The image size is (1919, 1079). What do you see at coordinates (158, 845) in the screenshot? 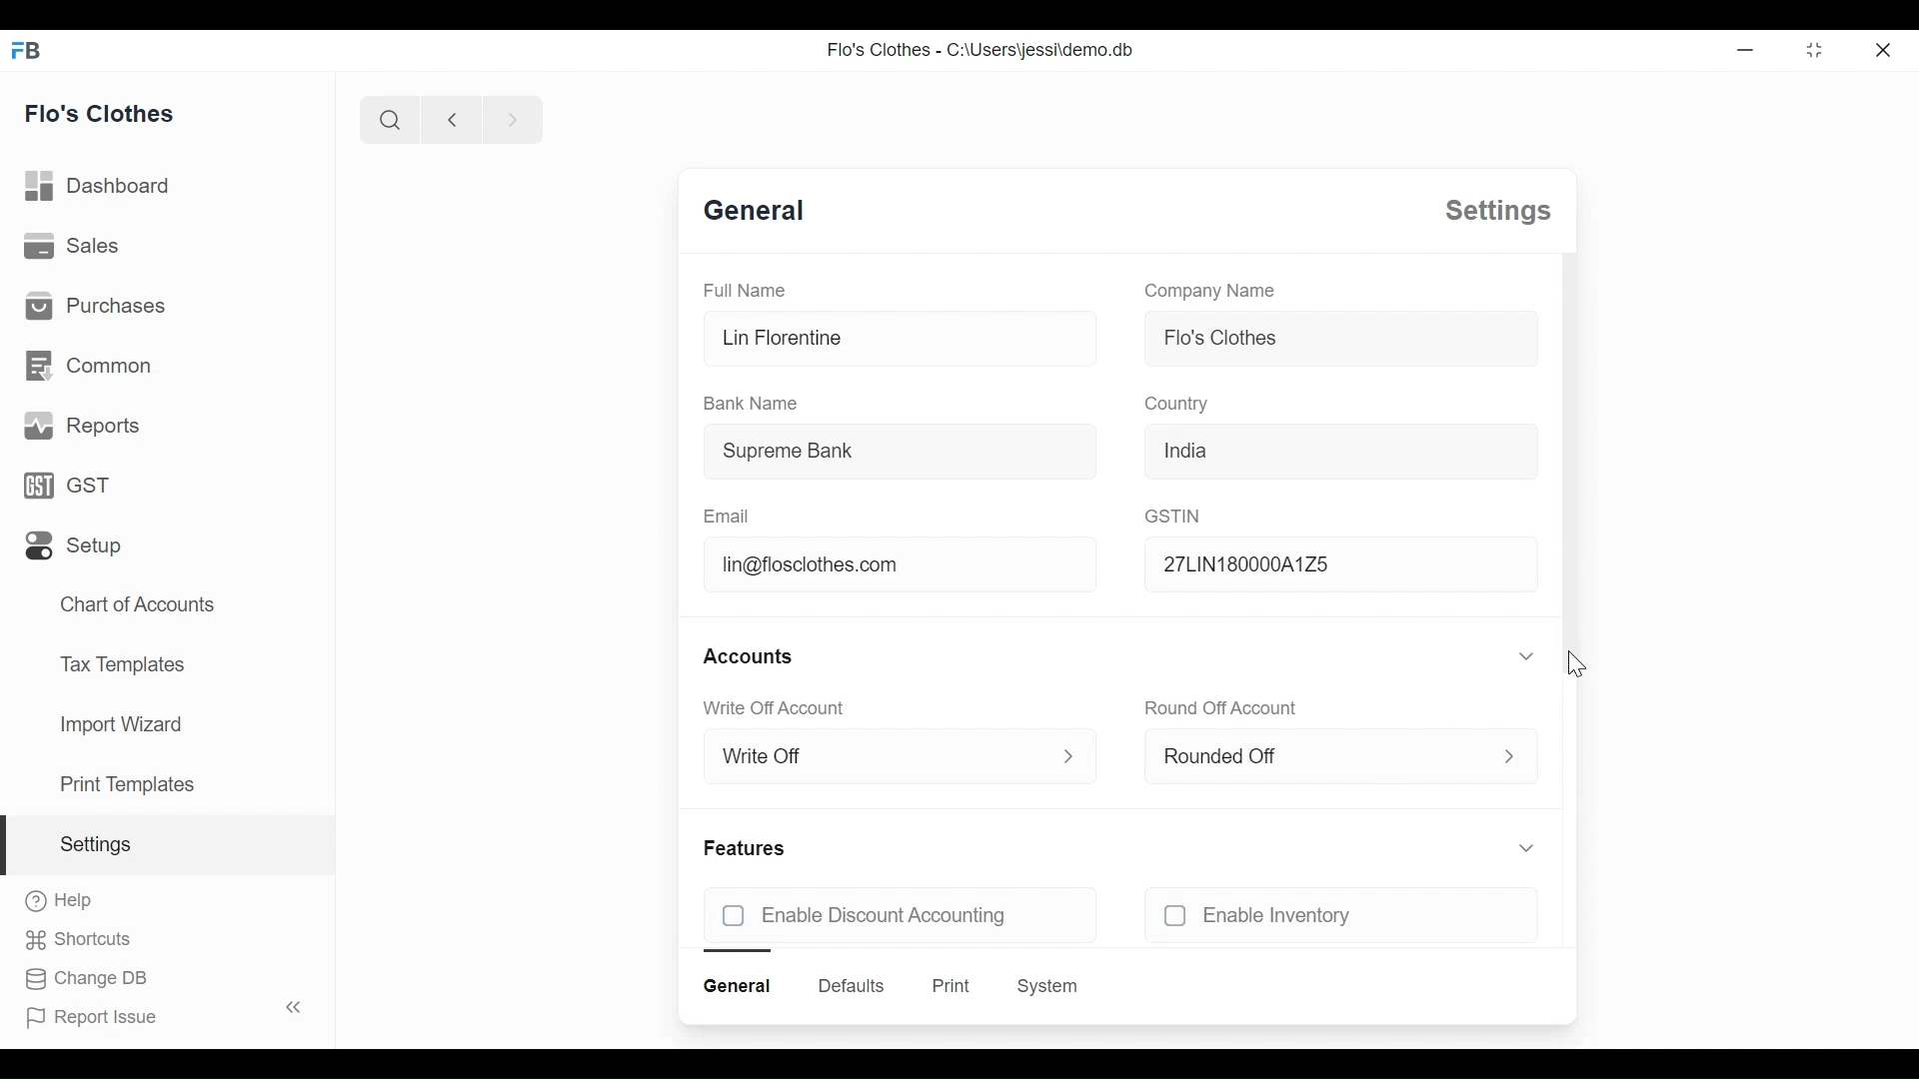
I see `Settings` at bounding box center [158, 845].